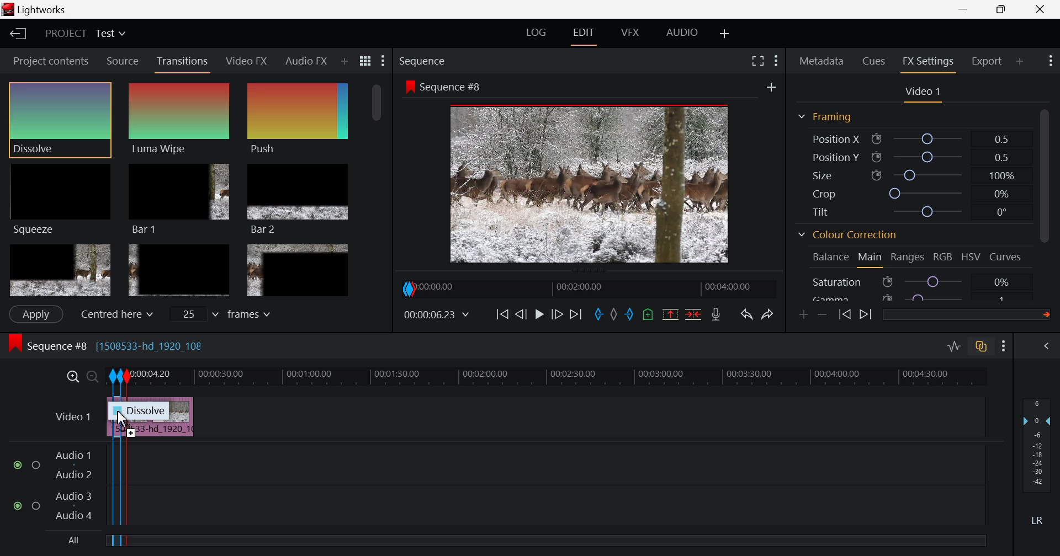 The height and width of the screenshot is (556, 1060). Describe the element at coordinates (587, 288) in the screenshot. I see `Project Timeline Navigator` at that location.